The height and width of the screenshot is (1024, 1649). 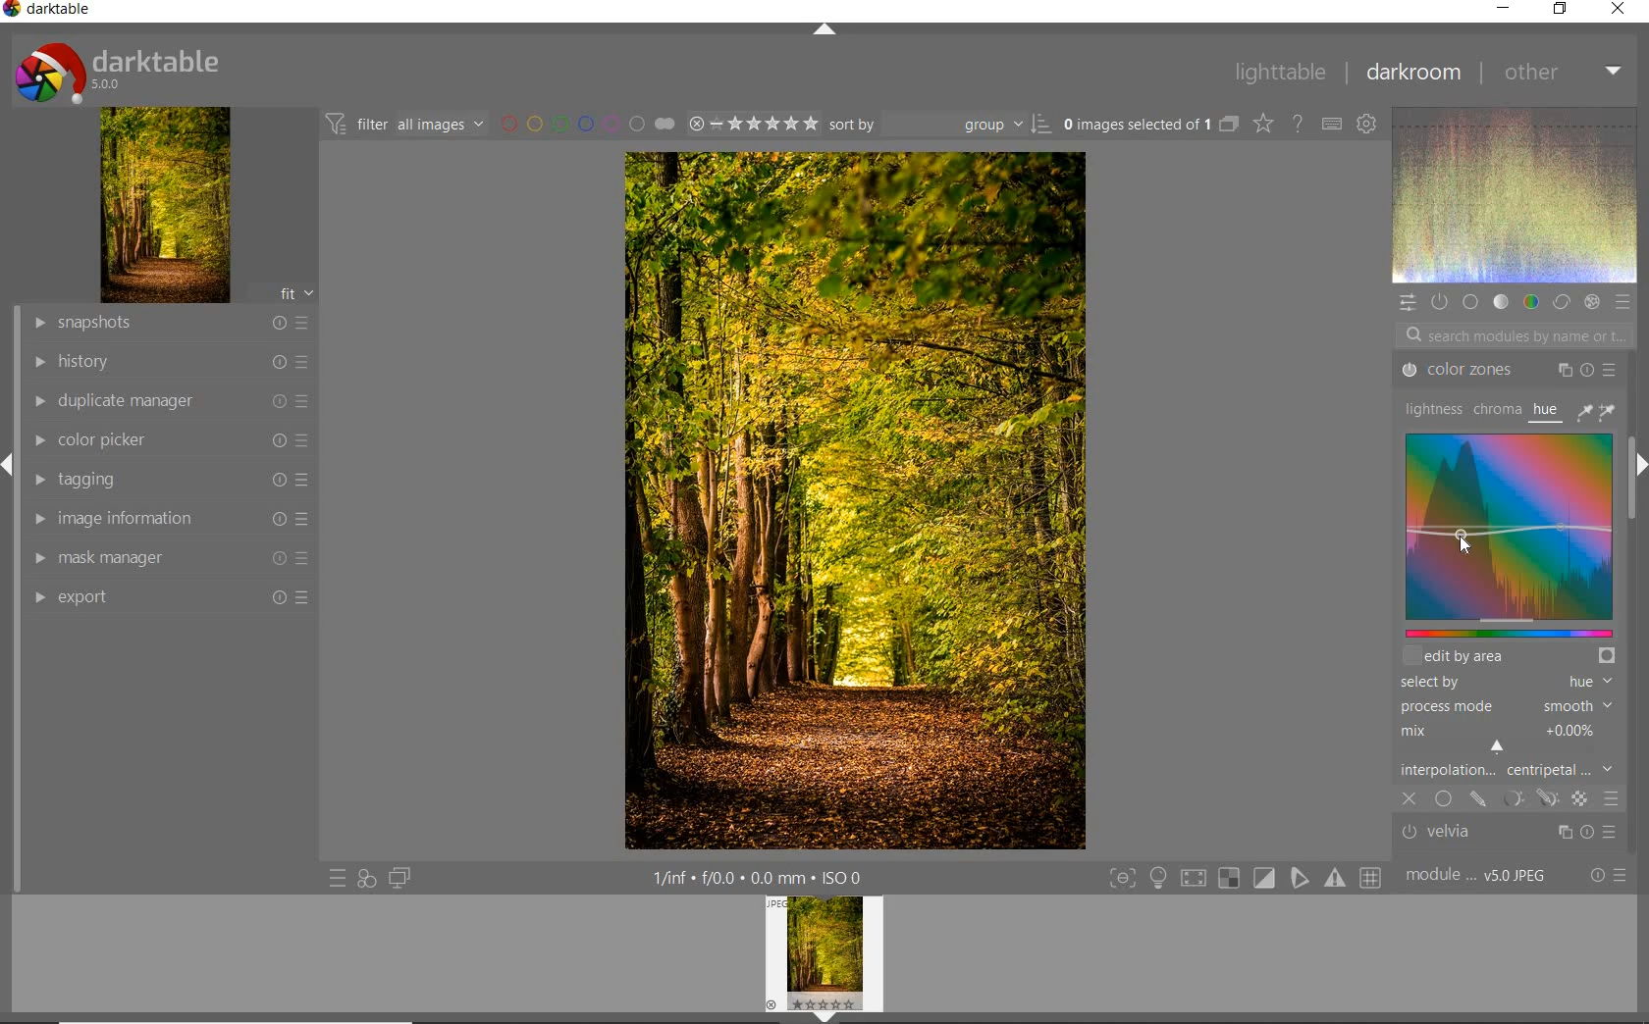 What do you see at coordinates (1440, 301) in the screenshot?
I see `SHOW ONLY ACTIVE MODULE` at bounding box center [1440, 301].